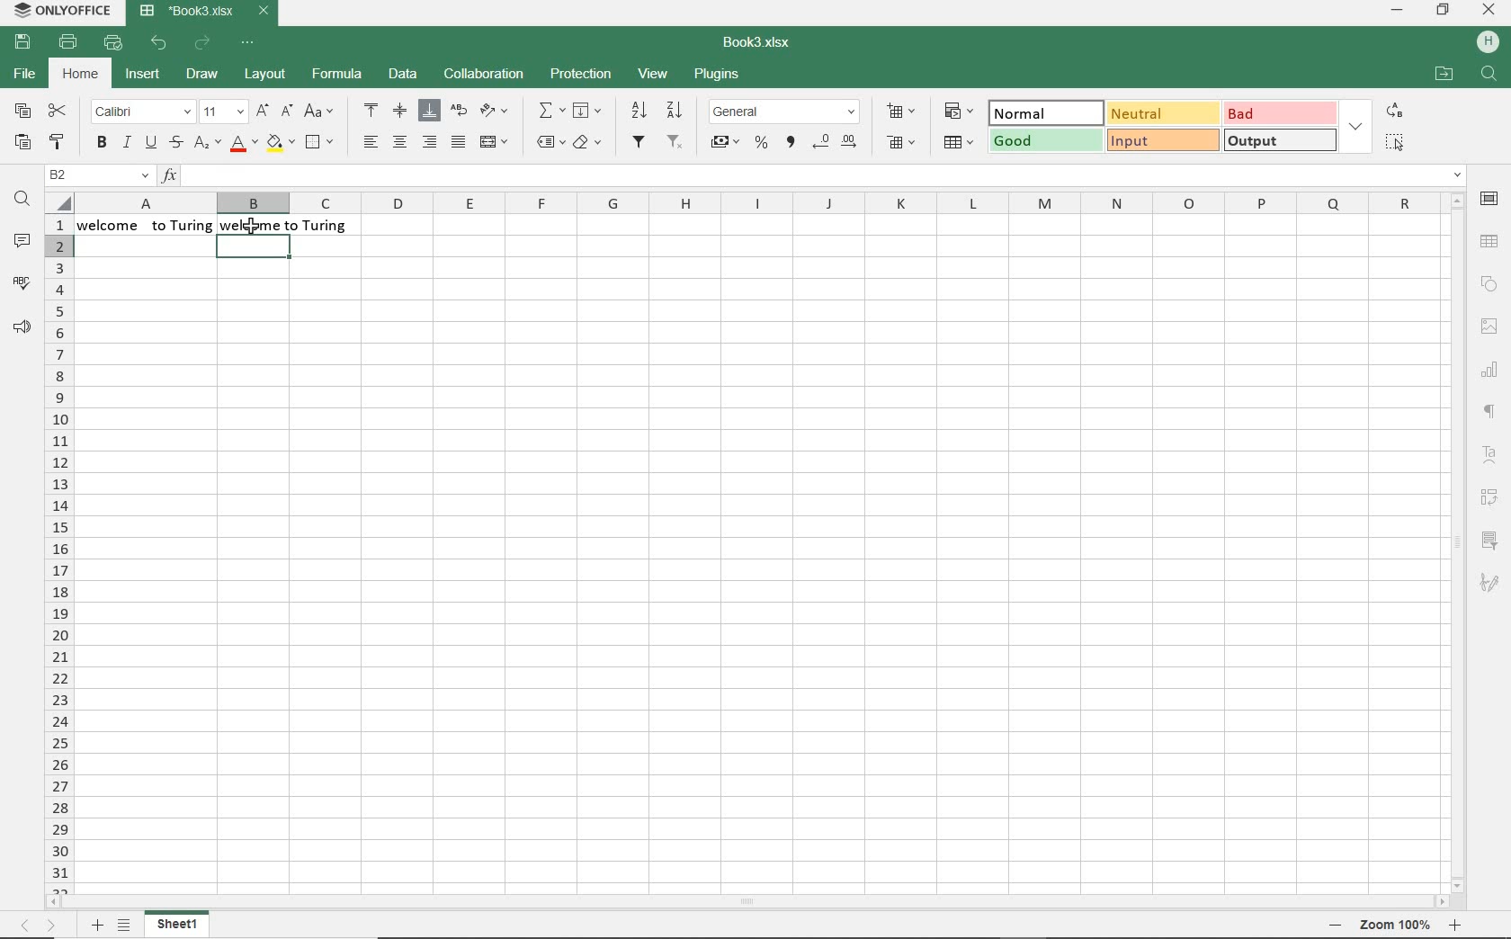 The image size is (1511, 939). I want to click on format as table template, so click(958, 143).